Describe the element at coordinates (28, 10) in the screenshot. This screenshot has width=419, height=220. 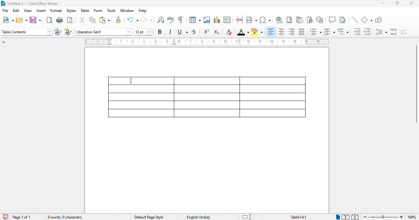
I see `view` at that location.